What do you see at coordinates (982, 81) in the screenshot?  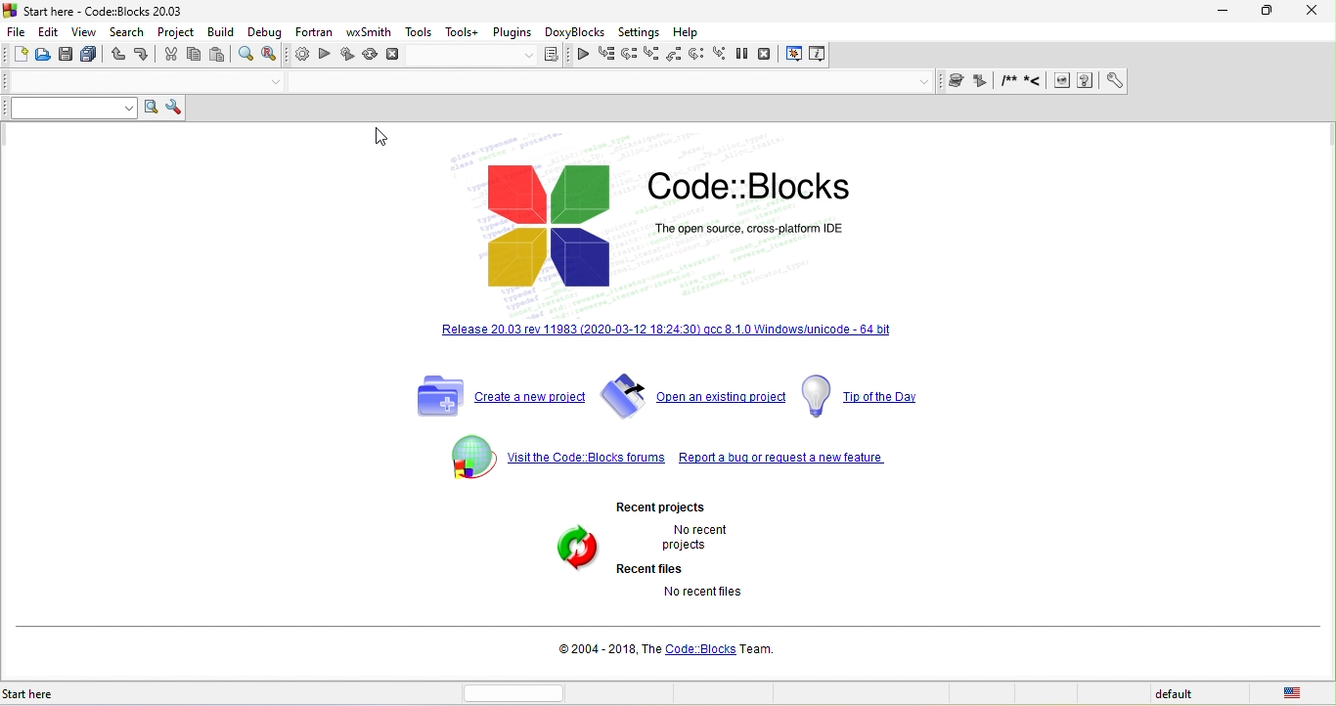 I see `jump forward` at bounding box center [982, 81].